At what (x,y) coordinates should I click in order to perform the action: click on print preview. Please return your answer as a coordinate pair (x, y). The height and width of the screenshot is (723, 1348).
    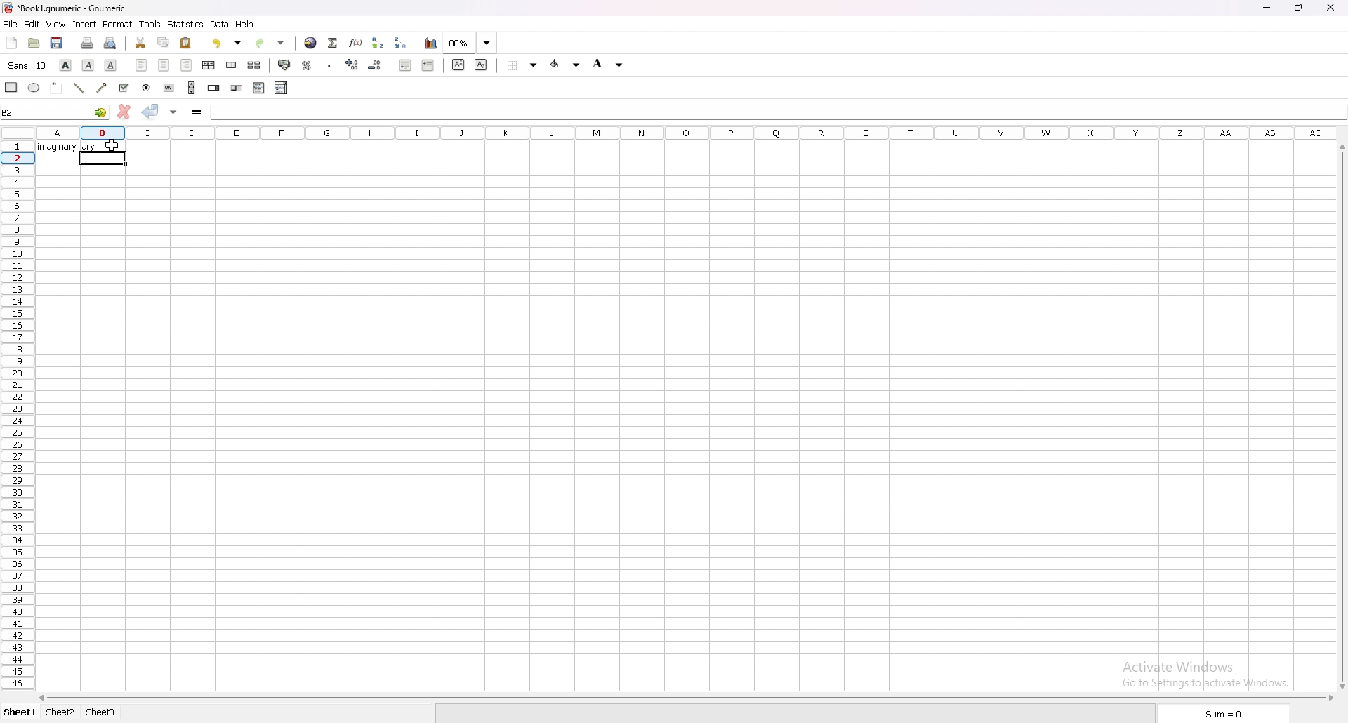
    Looking at the image, I should click on (110, 43).